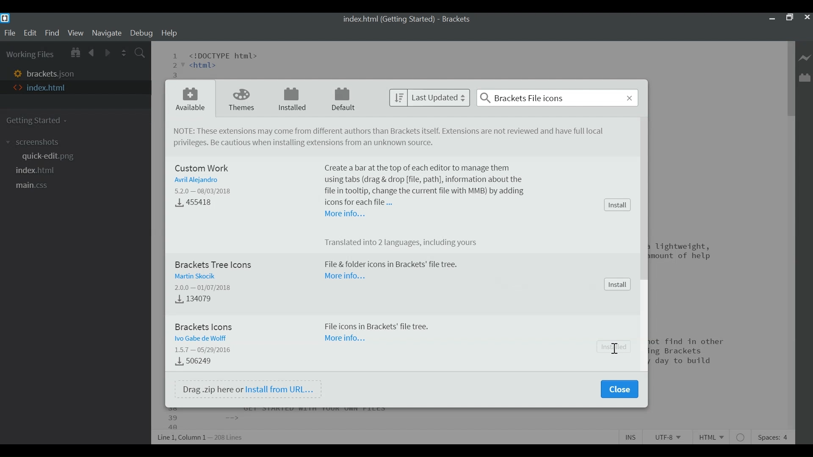 The image size is (813, 457). What do you see at coordinates (17, 88) in the screenshot?
I see `html file icon` at bounding box center [17, 88].